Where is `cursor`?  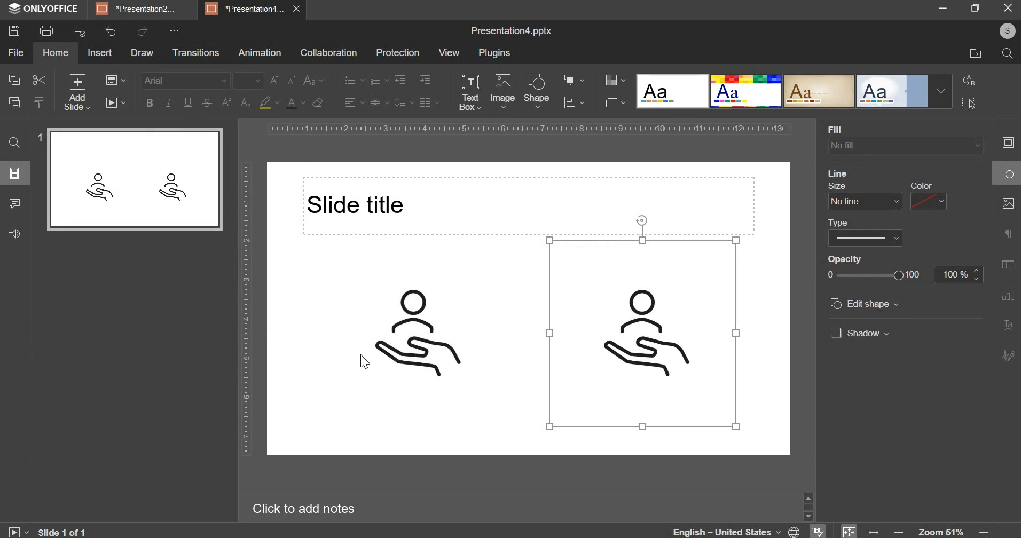
cursor is located at coordinates (362, 362).